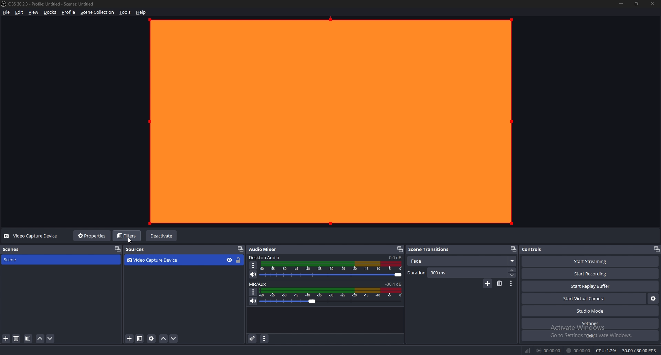 The image size is (661, 355). I want to click on edit, so click(19, 12).